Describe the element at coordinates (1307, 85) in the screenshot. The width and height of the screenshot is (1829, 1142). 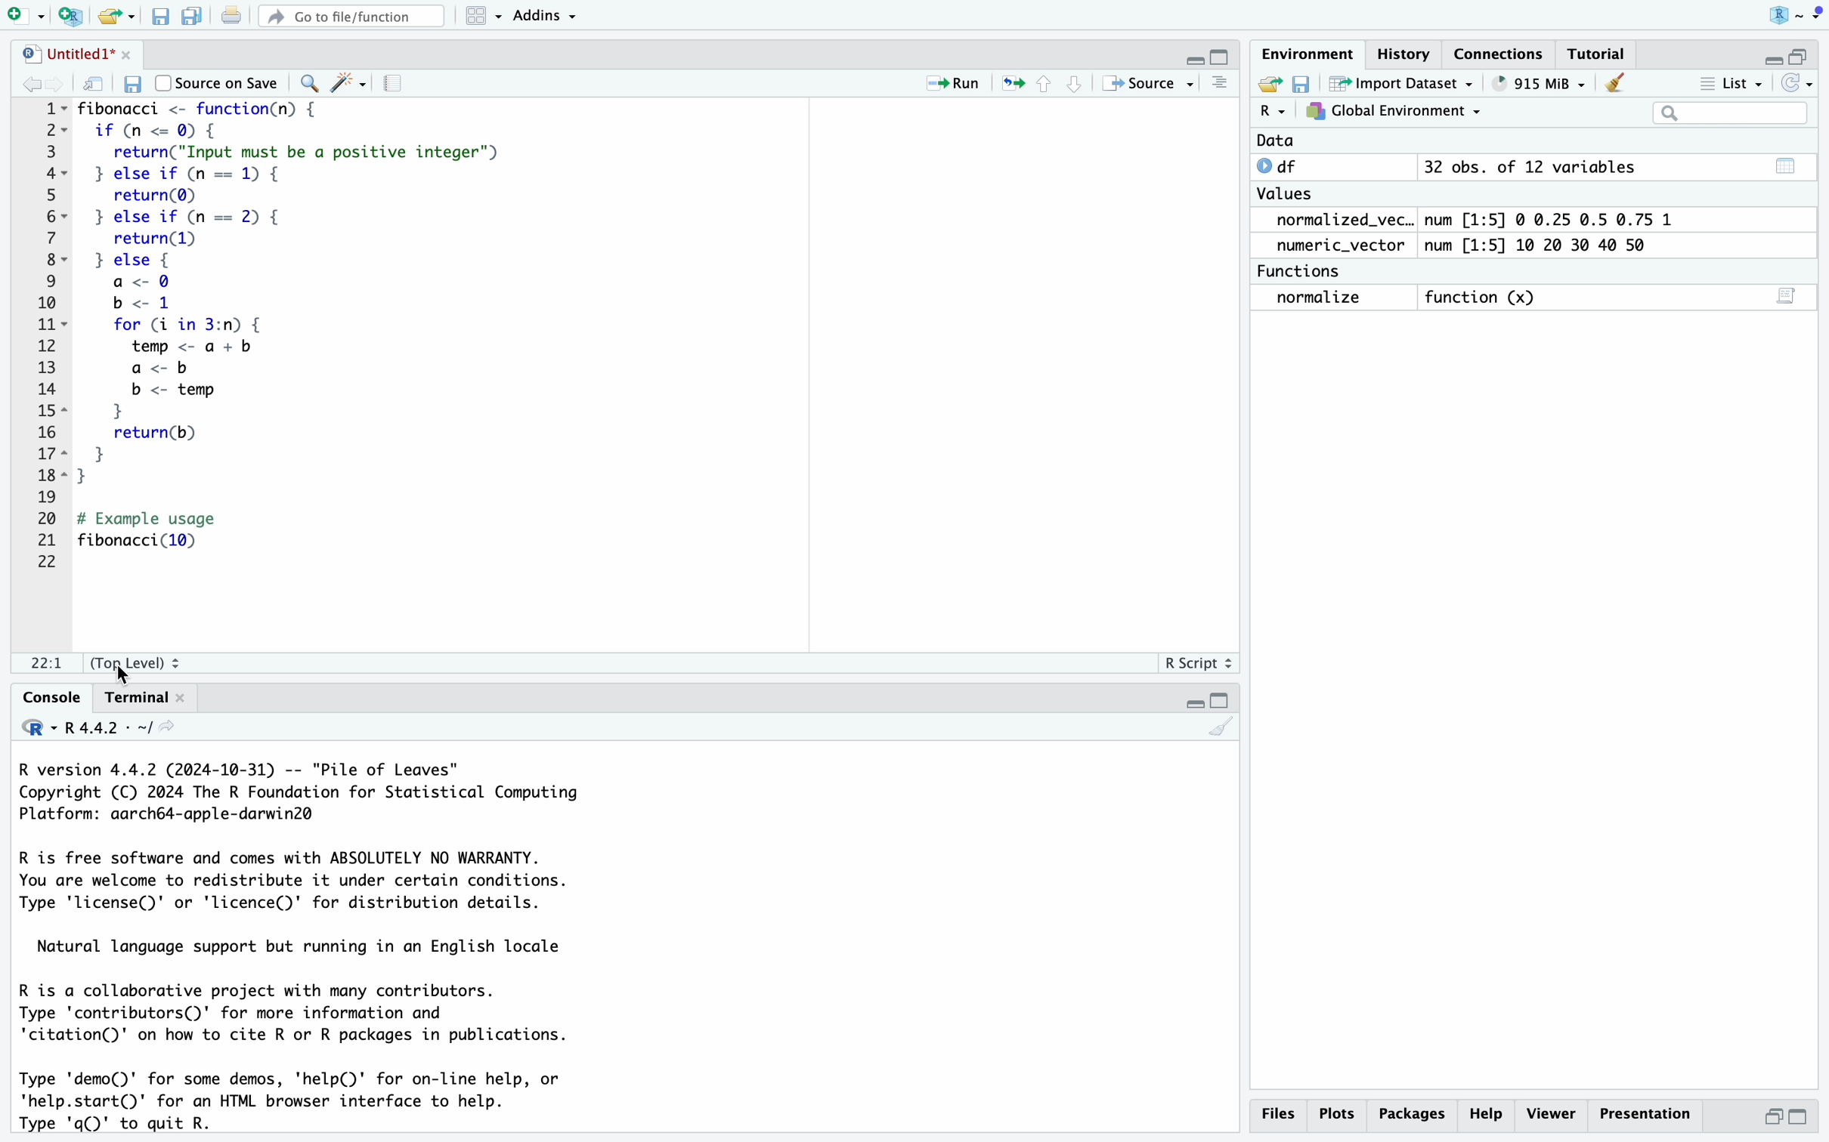
I see `save workspace as` at that location.